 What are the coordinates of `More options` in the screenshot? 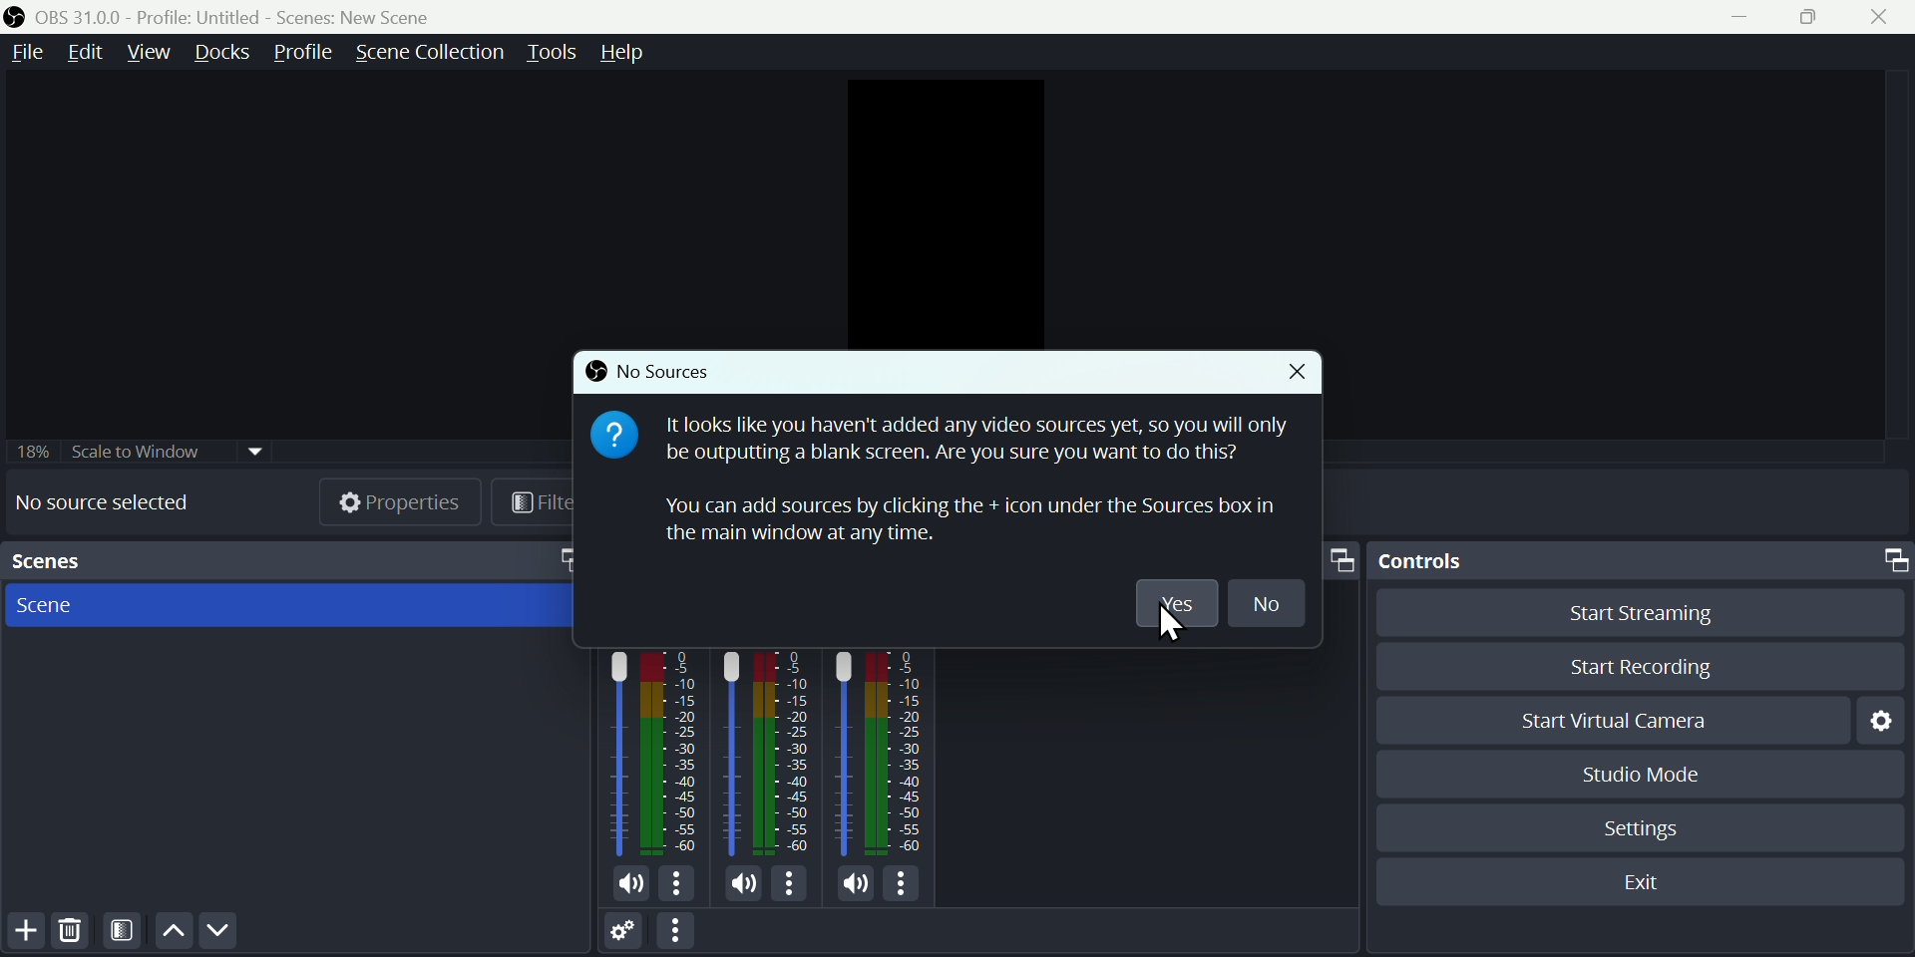 It's located at (680, 932).